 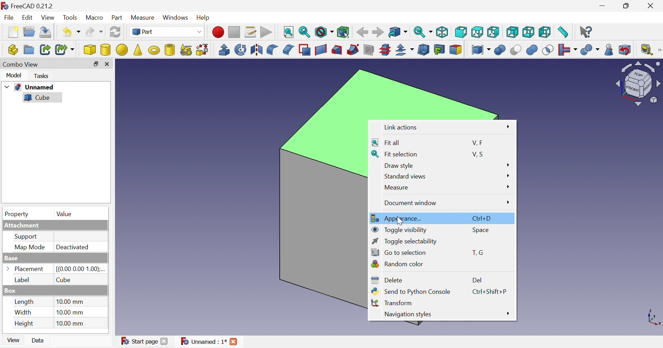 What do you see at coordinates (25, 225) in the screenshot?
I see `Attachment` at bounding box center [25, 225].